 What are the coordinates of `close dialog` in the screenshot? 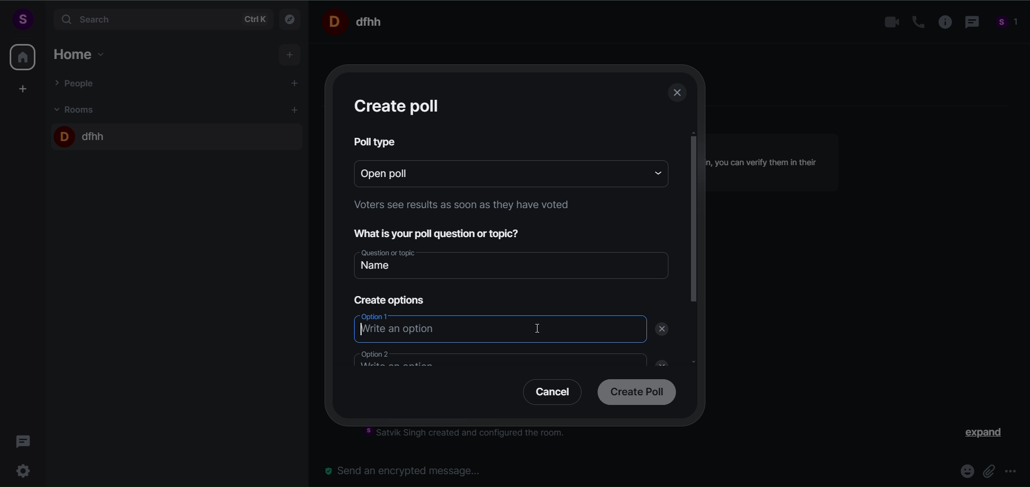 It's located at (678, 94).